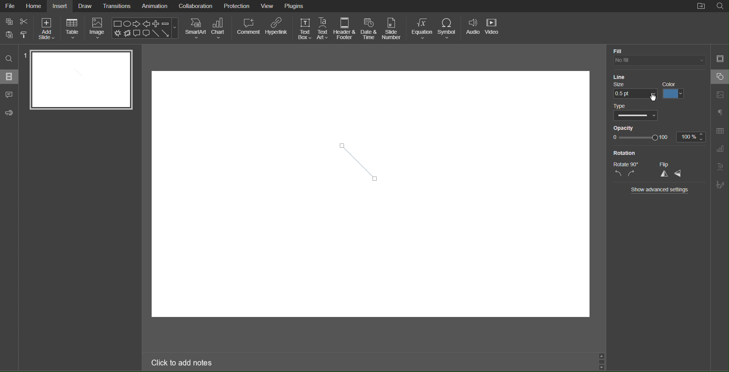 The height and width of the screenshot is (372, 729). I want to click on Shape Settings, so click(720, 77).